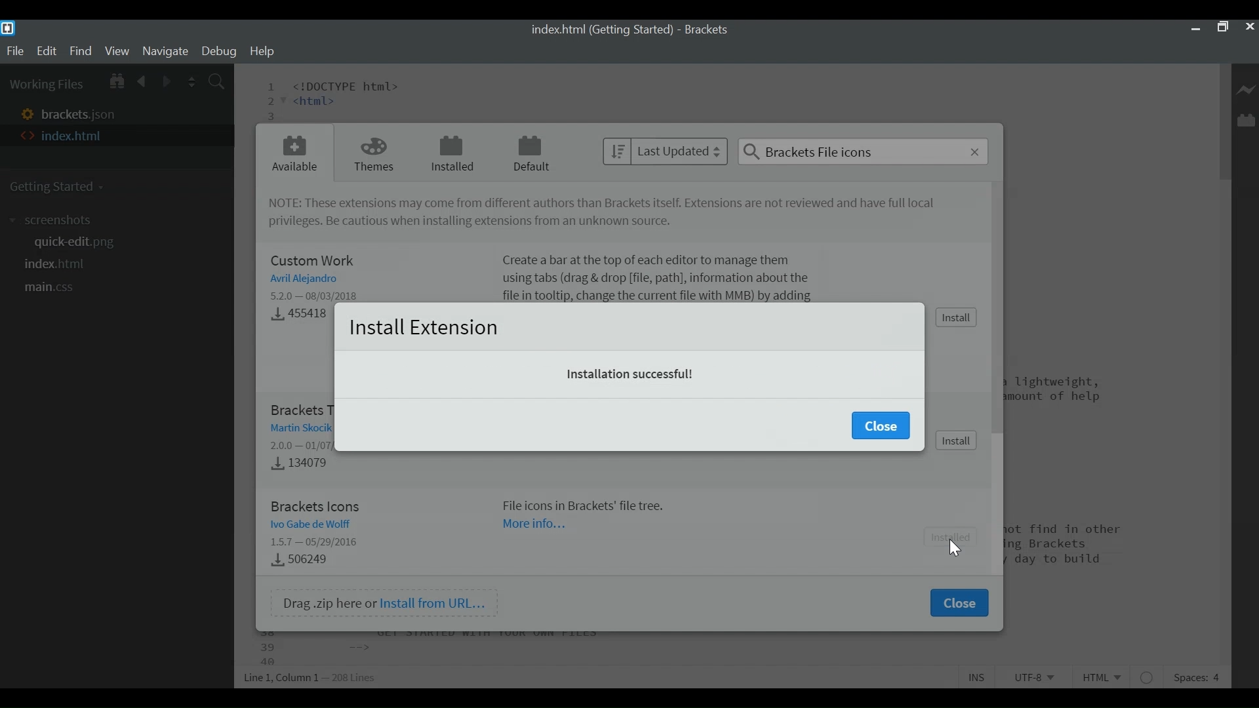  What do you see at coordinates (57, 264) in the screenshot?
I see `index.html` at bounding box center [57, 264].